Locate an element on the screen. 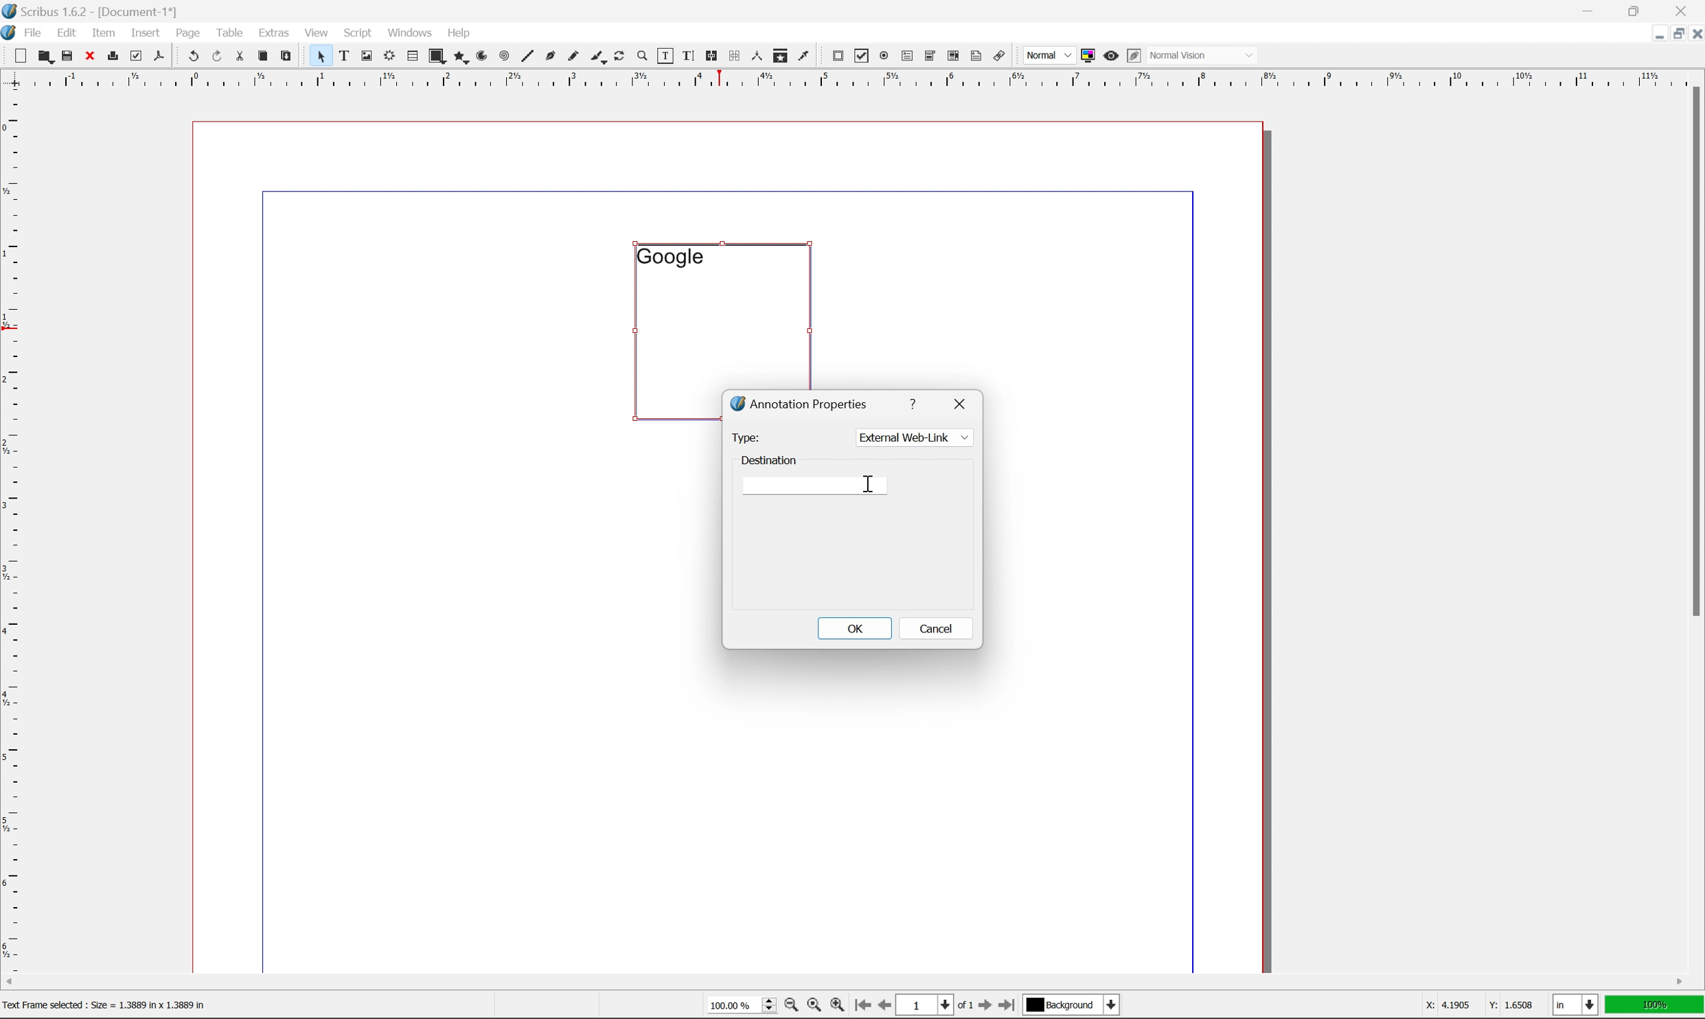 The image size is (1705, 1019). arc is located at coordinates (483, 56).